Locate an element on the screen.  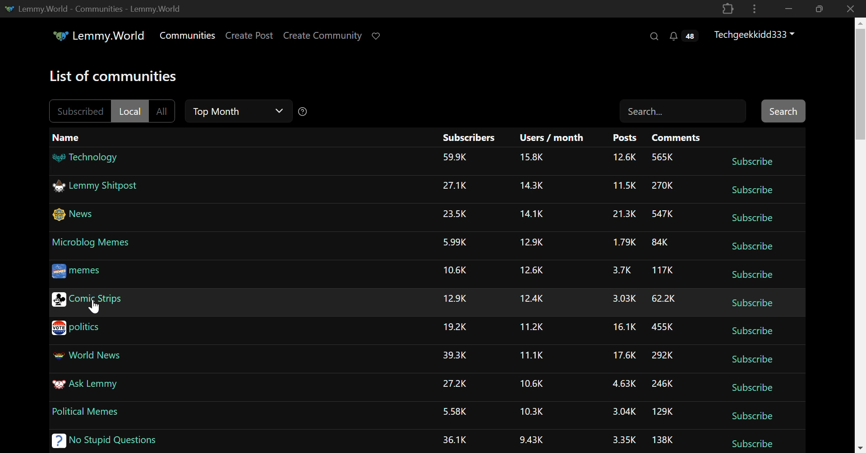
Vertical Scroll Bar is located at coordinates (861, 239).